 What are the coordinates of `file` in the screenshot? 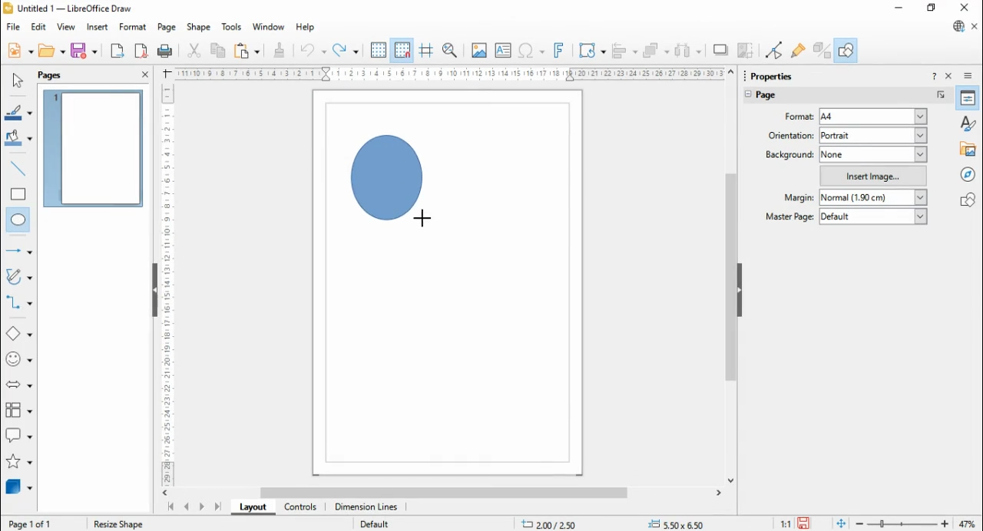 It's located at (15, 27).